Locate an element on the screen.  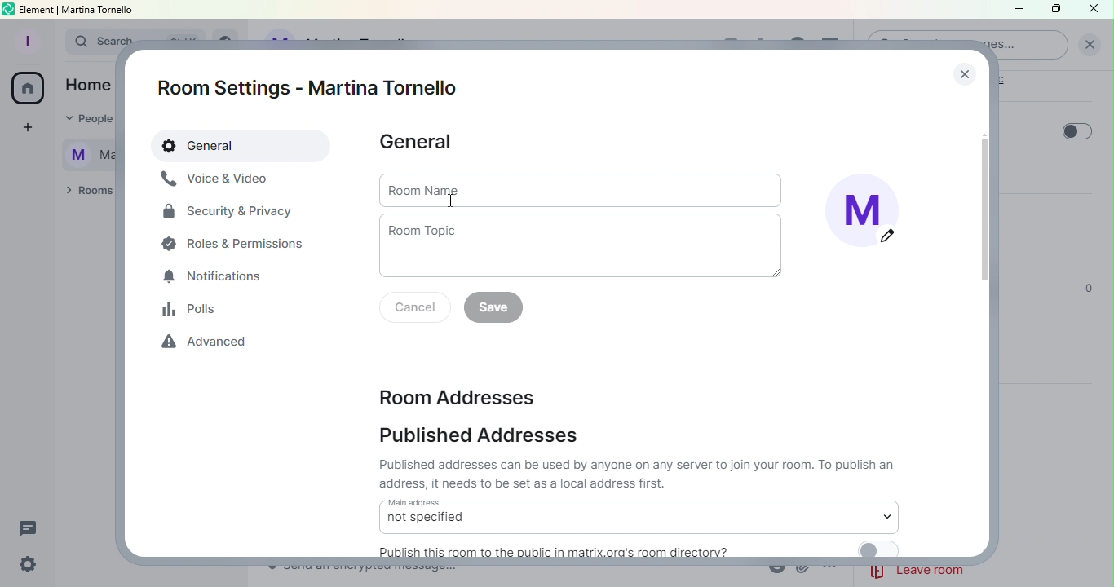
Notification is located at coordinates (214, 278).